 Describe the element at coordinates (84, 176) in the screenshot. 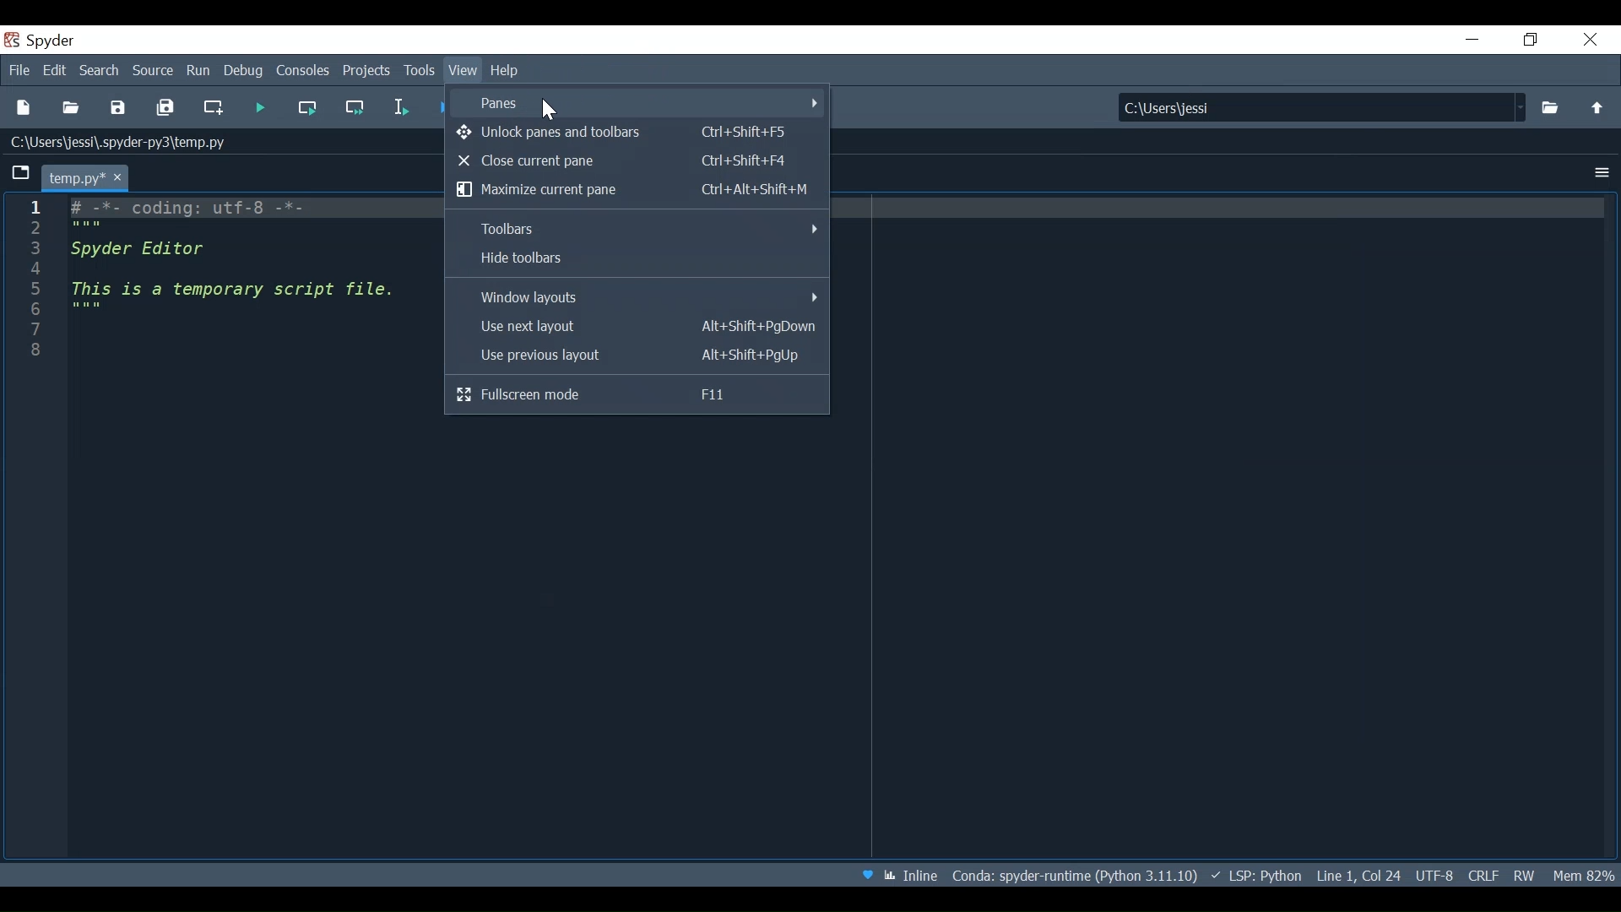

I see `Current tab` at that location.